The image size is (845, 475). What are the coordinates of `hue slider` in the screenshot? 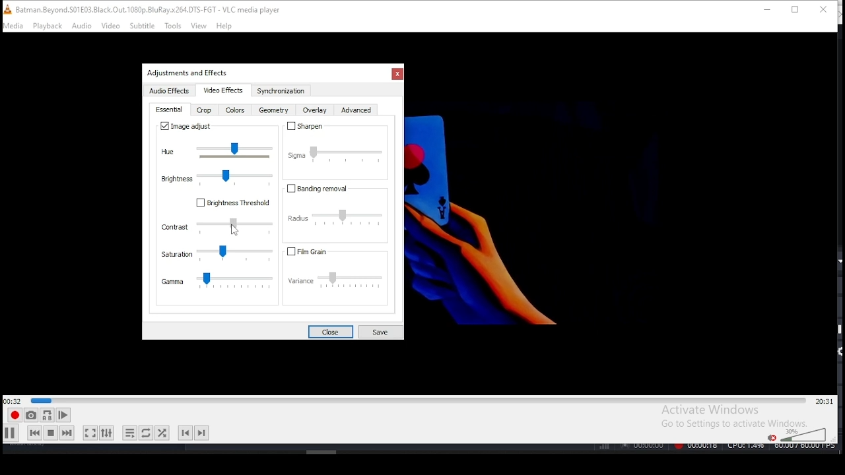 It's located at (219, 150).